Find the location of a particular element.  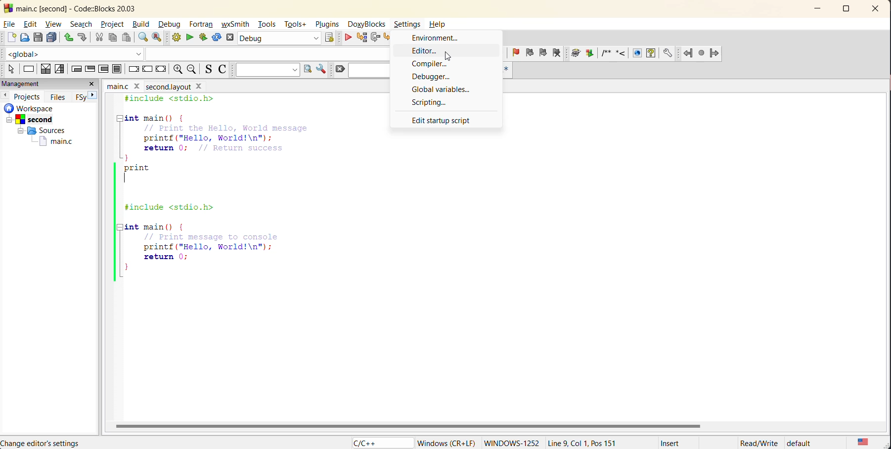

horizontal scroll bar is located at coordinates (410, 425).